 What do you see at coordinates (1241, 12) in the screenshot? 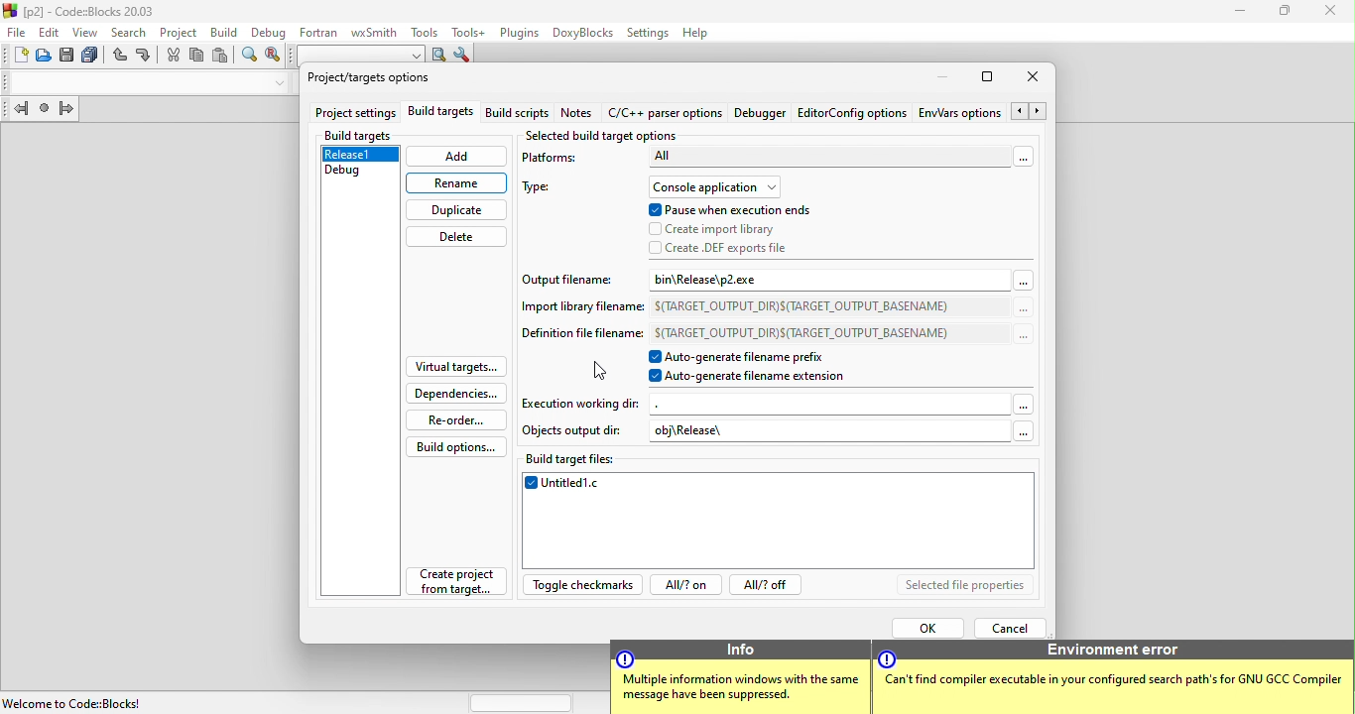
I see `minimize` at bounding box center [1241, 12].